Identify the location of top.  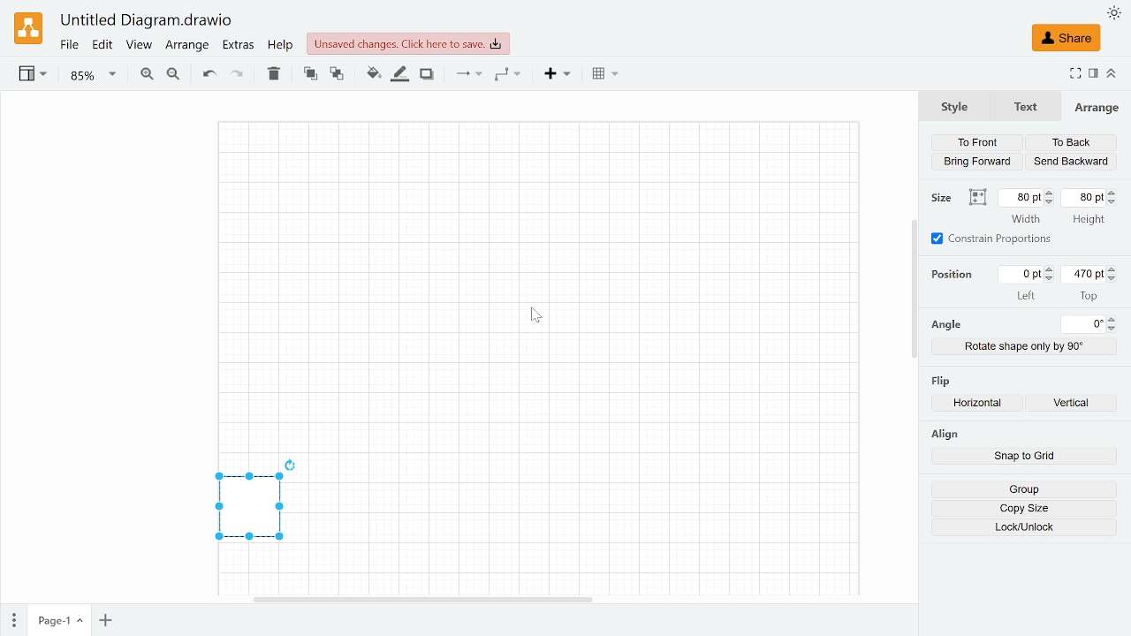
(1089, 295).